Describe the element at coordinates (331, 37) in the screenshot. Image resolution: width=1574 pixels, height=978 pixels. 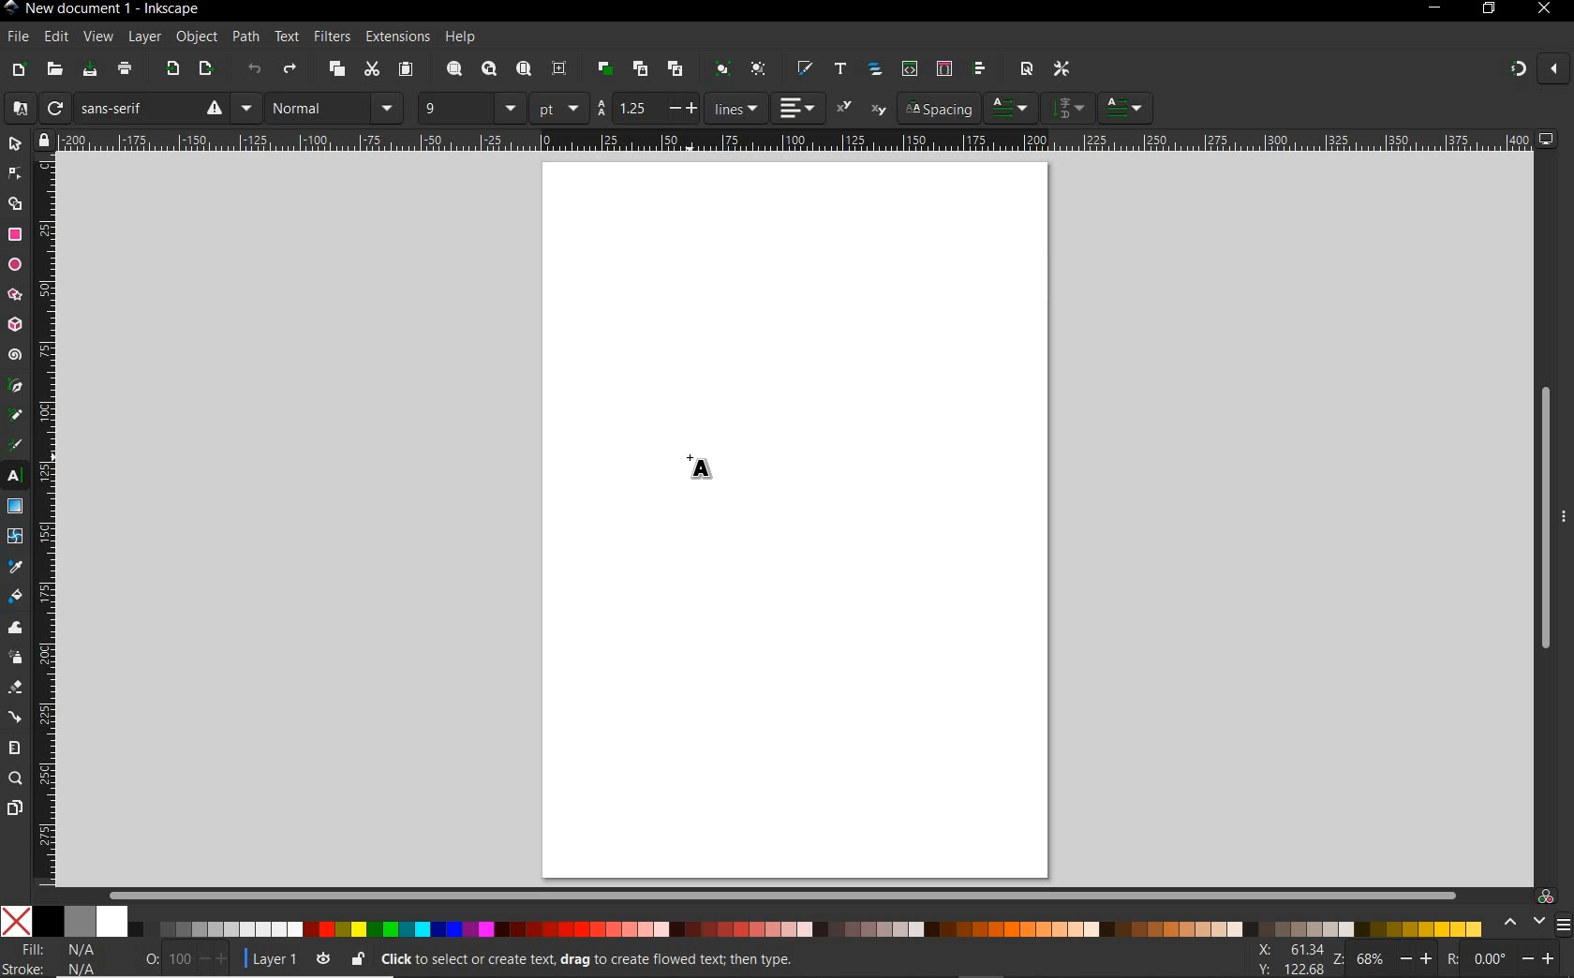
I see `filters` at that location.